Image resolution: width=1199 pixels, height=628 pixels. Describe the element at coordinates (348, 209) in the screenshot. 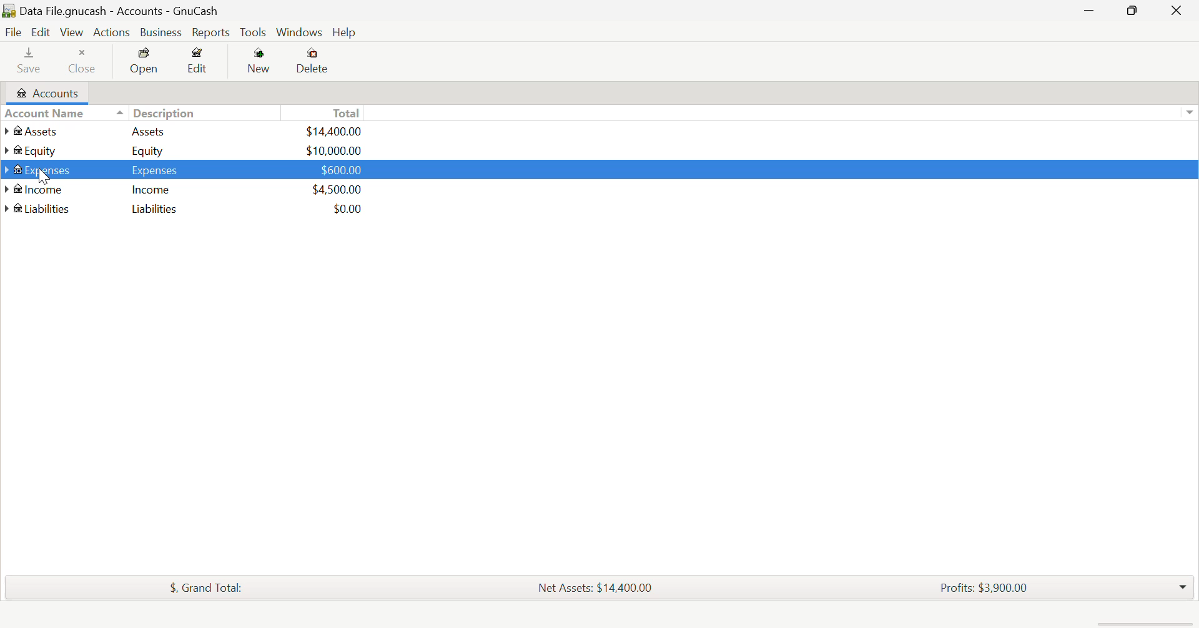

I see `USD` at that location.